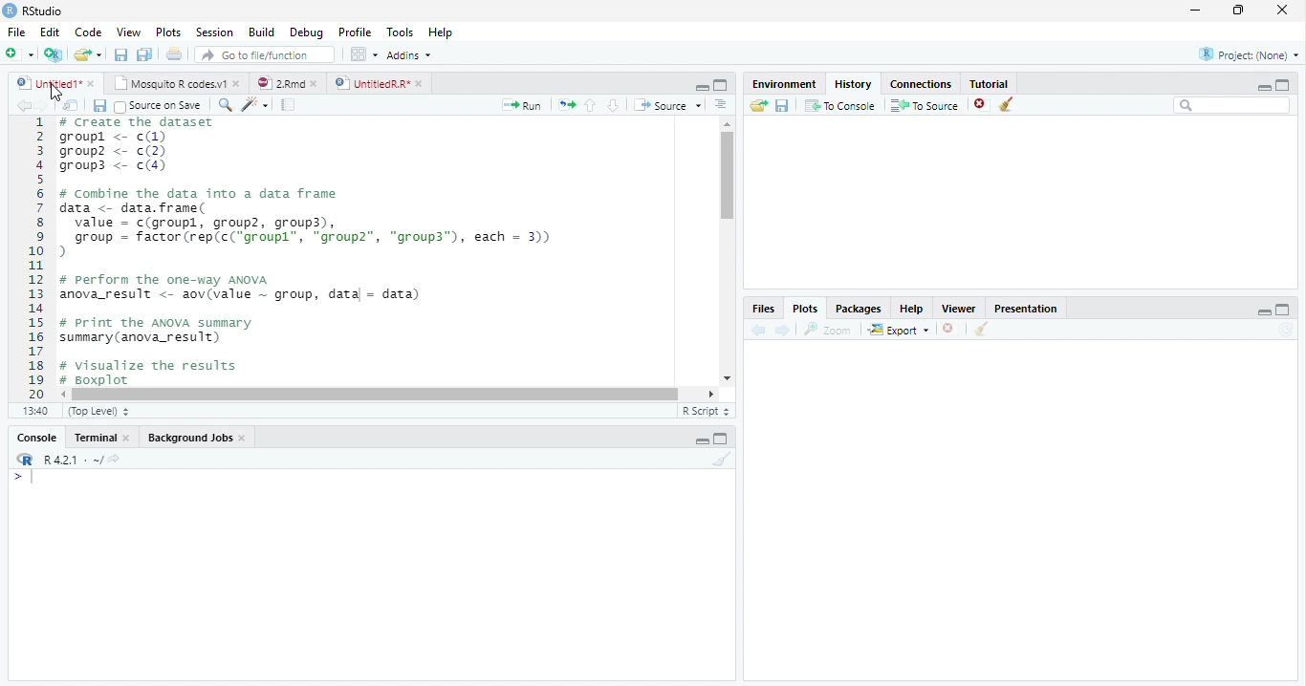 The height and width of the screenshot is (686, 1306). Describe the element at coordinates (1034, 307) in the screenshot. I see `Presentation` at that location.